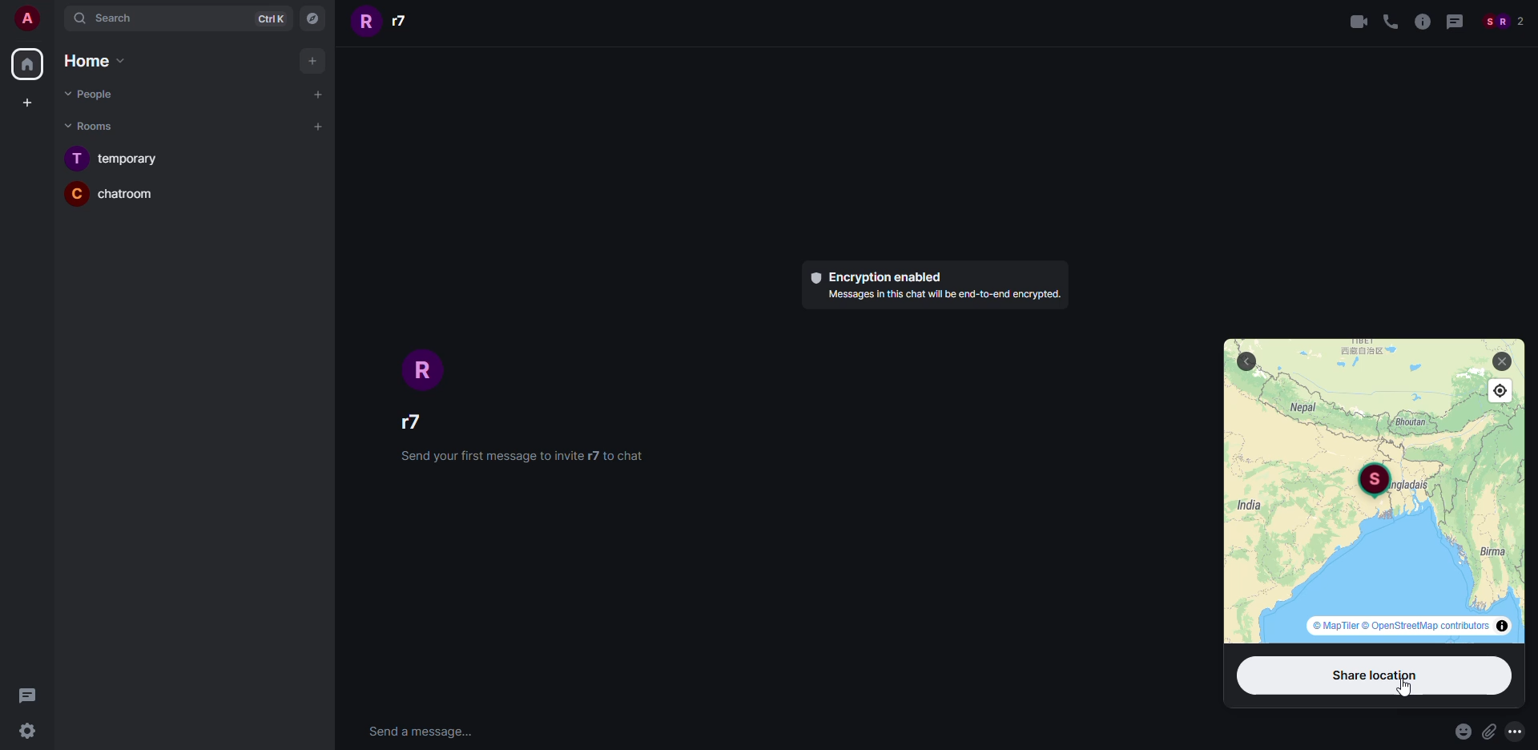  Describe the element at coordinates (421, 733) in the screenshot. I see `Send a message` at that location.